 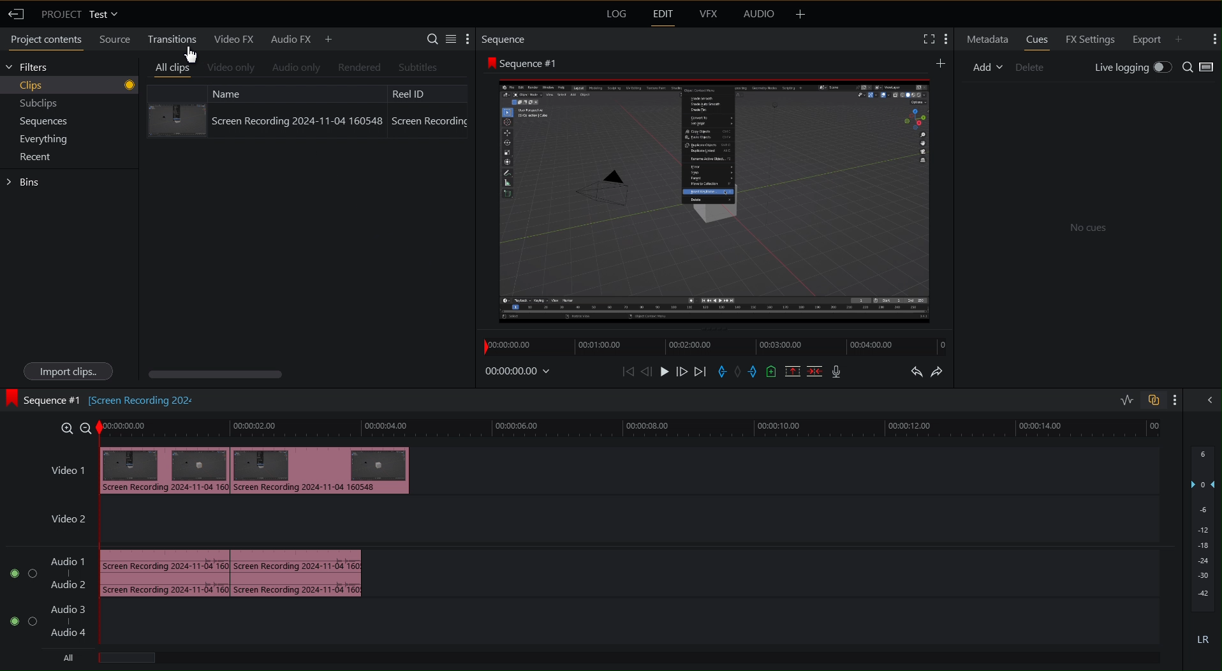 I want to click on Subtitles, so click(x=420, y=66).